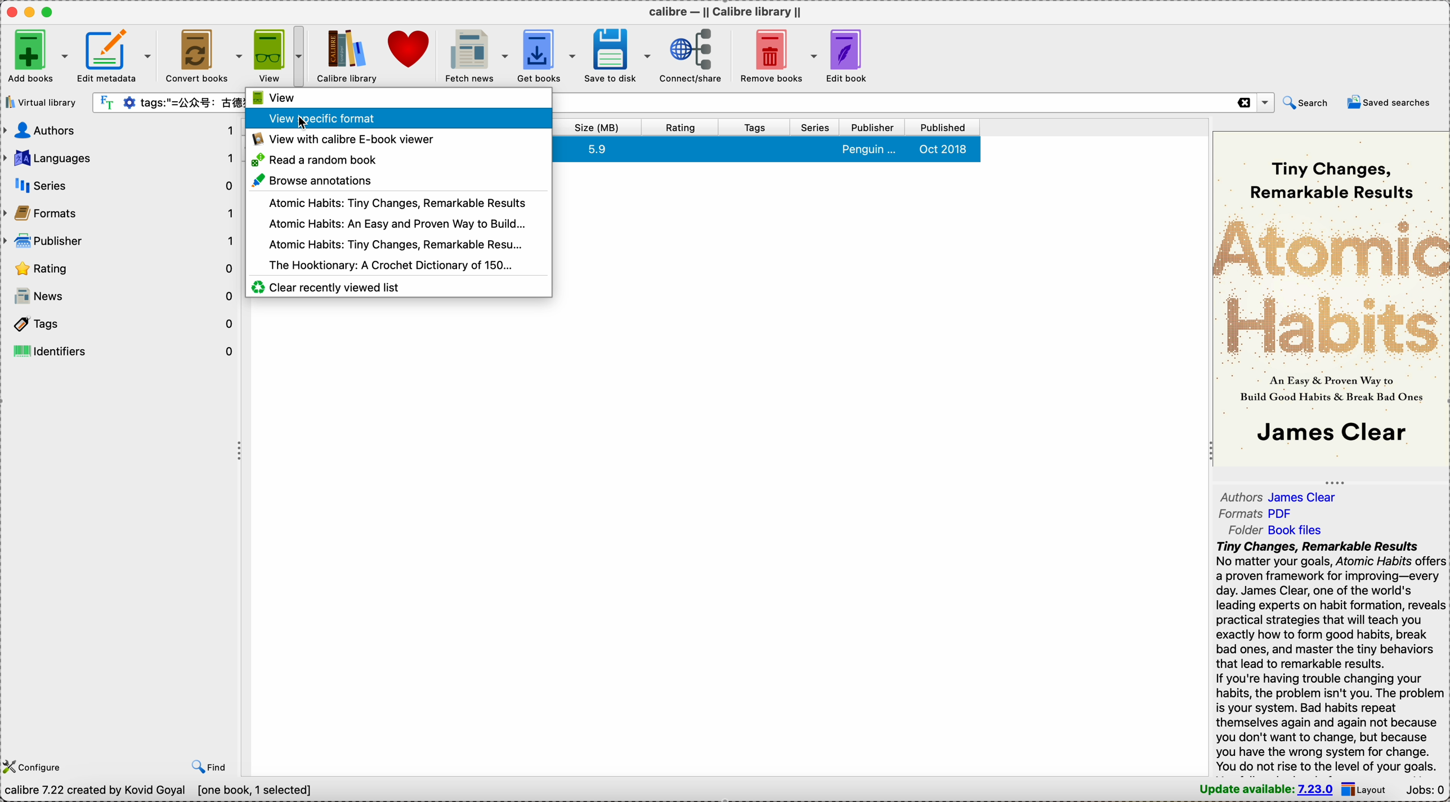 The height and width of the screenshot is (802, 1450). Describe the element at coordinates (817, 127) in the screenshot. I see `series` at that location.